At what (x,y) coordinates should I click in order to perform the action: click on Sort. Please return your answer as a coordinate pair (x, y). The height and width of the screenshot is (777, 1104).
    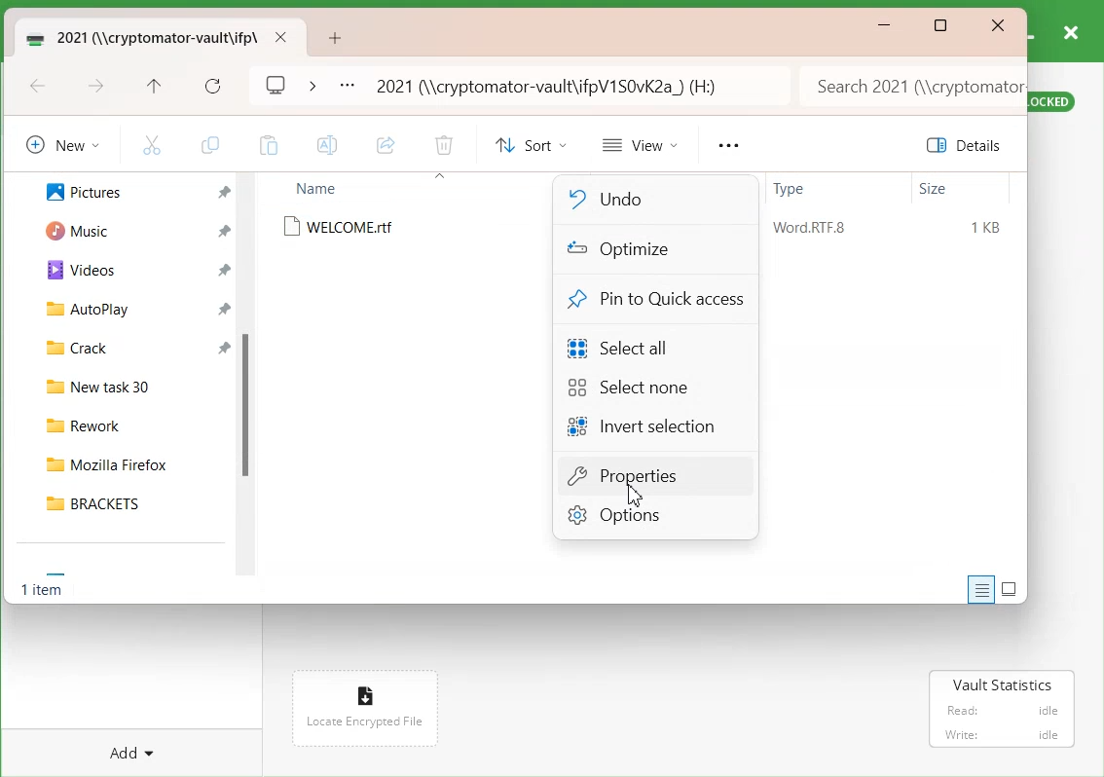
    Looking at the image, I should click on (528, 145).